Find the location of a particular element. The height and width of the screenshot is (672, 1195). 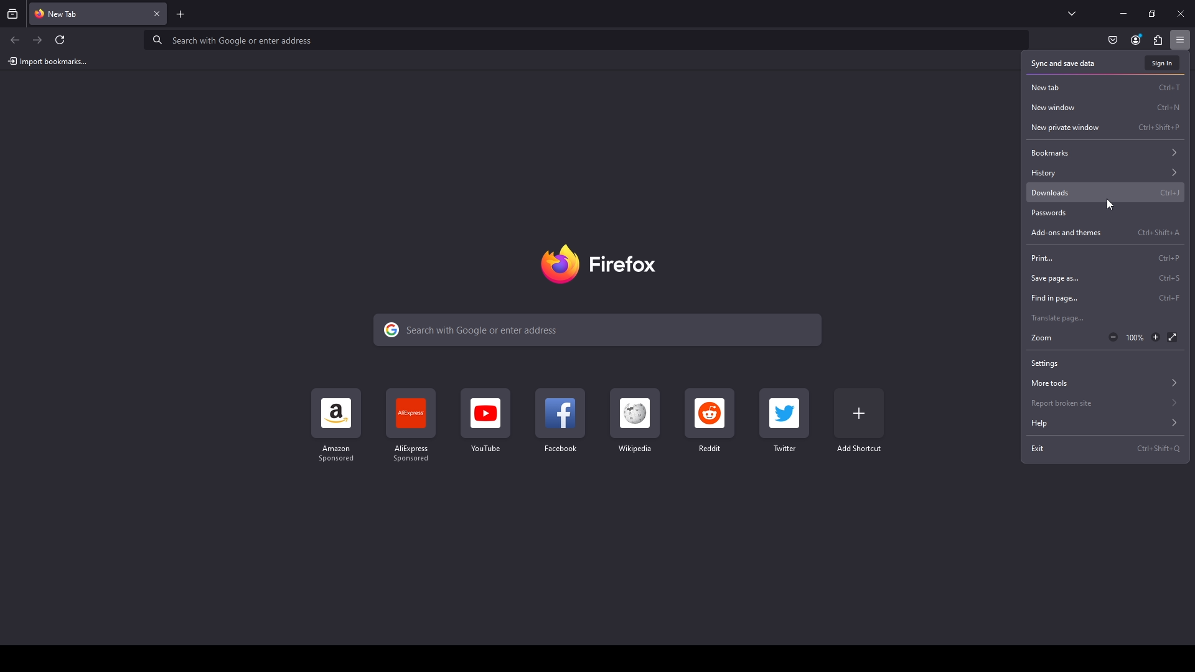

Exit is located at coordinates (1106, 449).